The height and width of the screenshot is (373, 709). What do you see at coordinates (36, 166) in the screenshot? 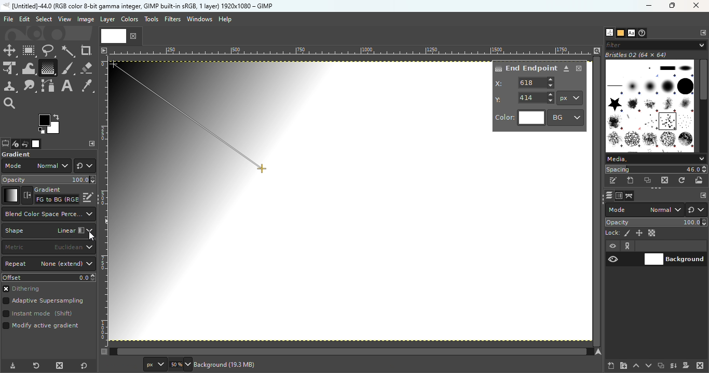
I see `Mode` at bounding box center [36, 166].